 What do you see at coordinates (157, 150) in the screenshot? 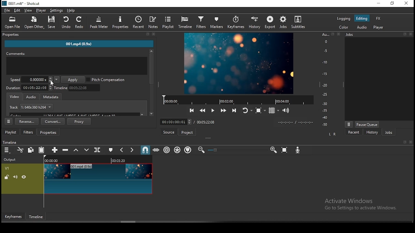
I see `scrub while dragging` at bounding box center [157, 150].